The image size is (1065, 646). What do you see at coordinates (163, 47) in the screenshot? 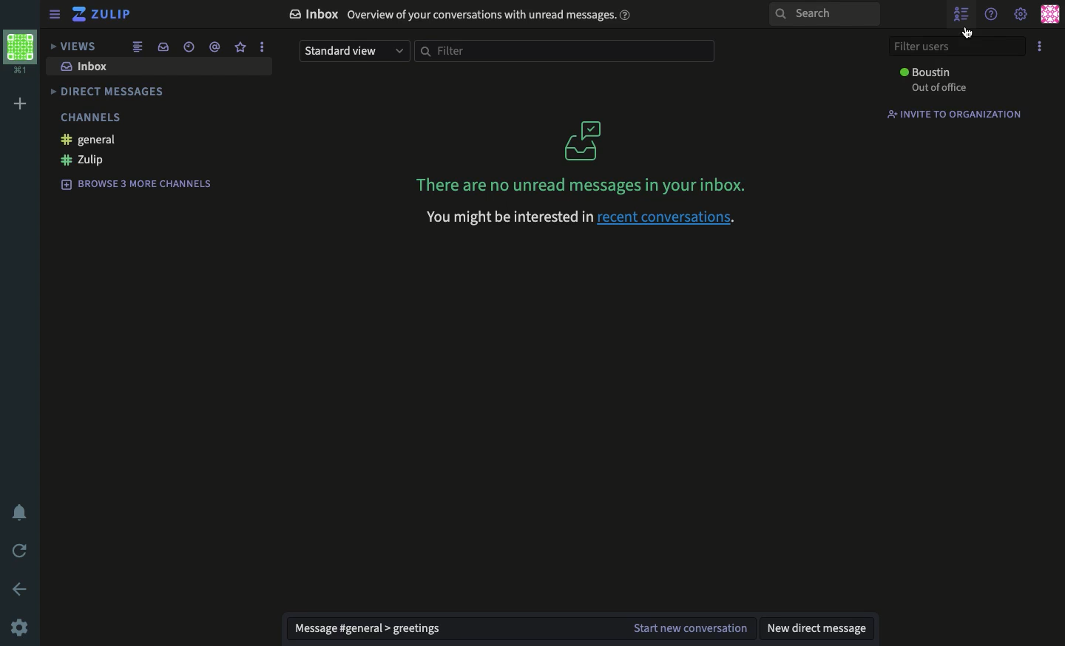
I see `inbox` at bounding box center [163, 47].